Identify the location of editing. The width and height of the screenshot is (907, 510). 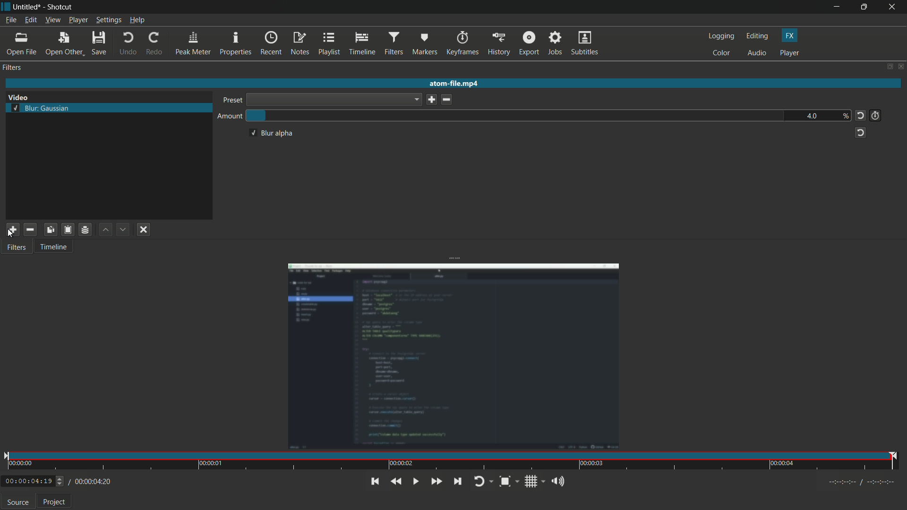
(759, 36).